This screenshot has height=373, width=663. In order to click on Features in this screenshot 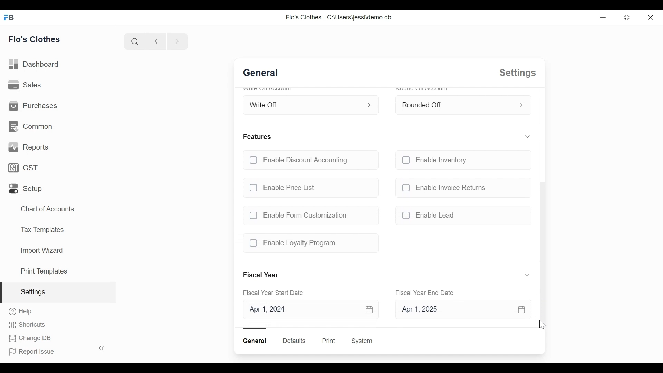, I will do `click(258, 136)`.